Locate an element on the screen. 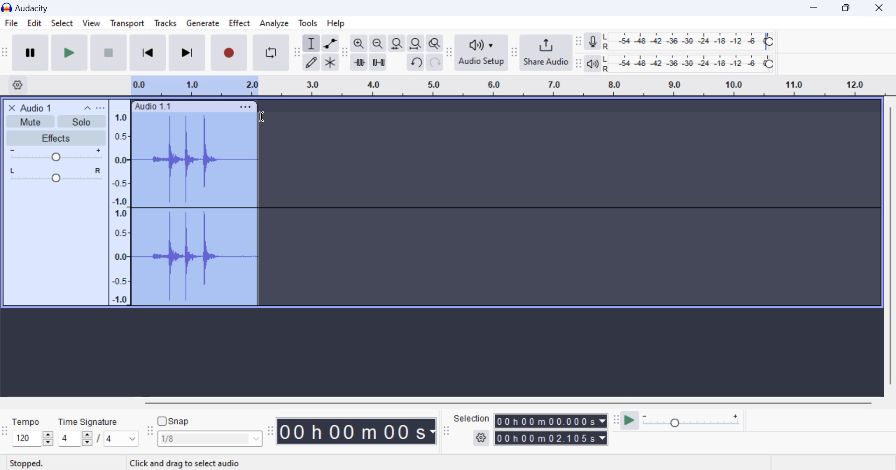 The height and width of the screenshot is (470, 896). Playback Level is located at coordinates (688, 64).